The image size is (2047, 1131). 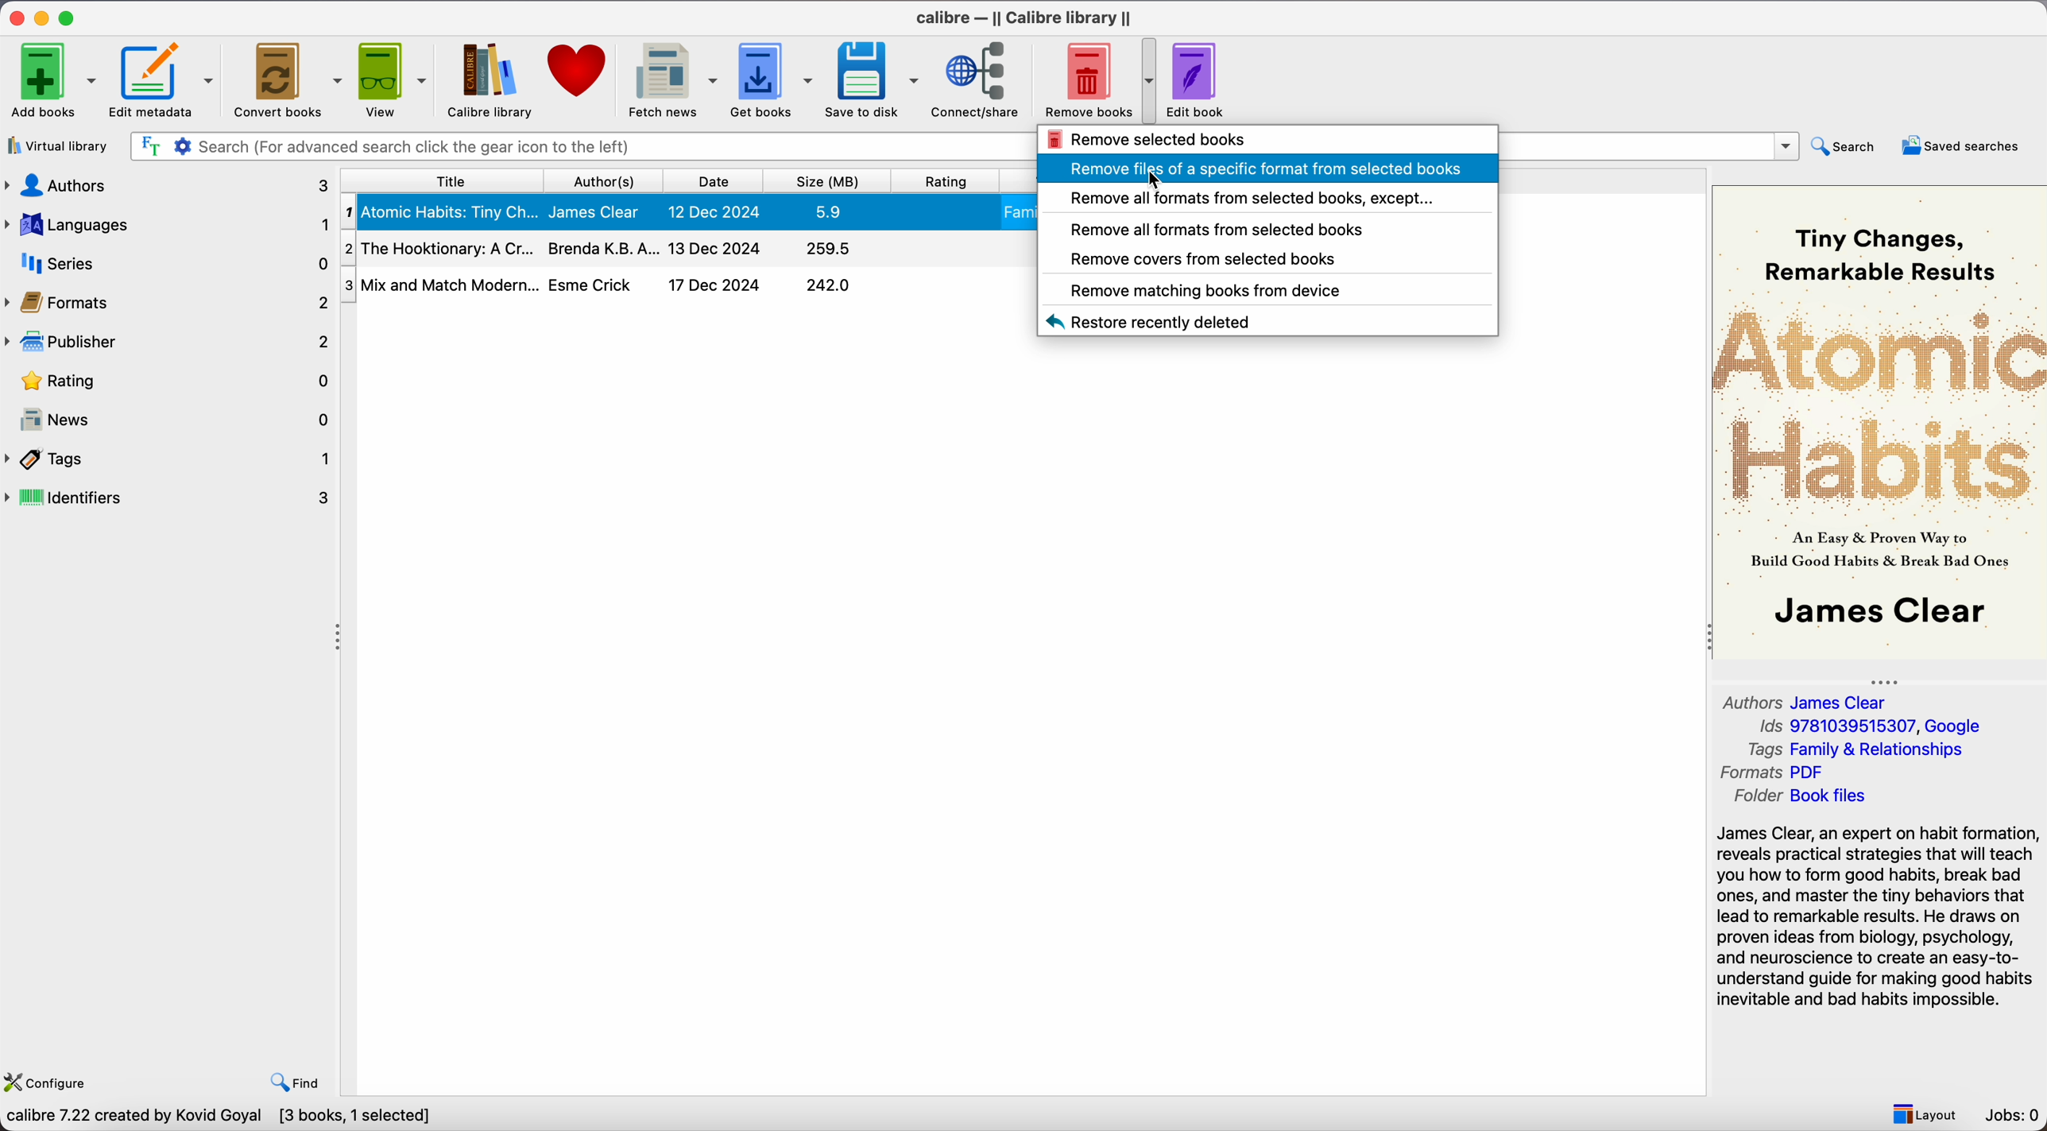 I want to click on Tags Family & Relationships, so click(x=1852, y=749).